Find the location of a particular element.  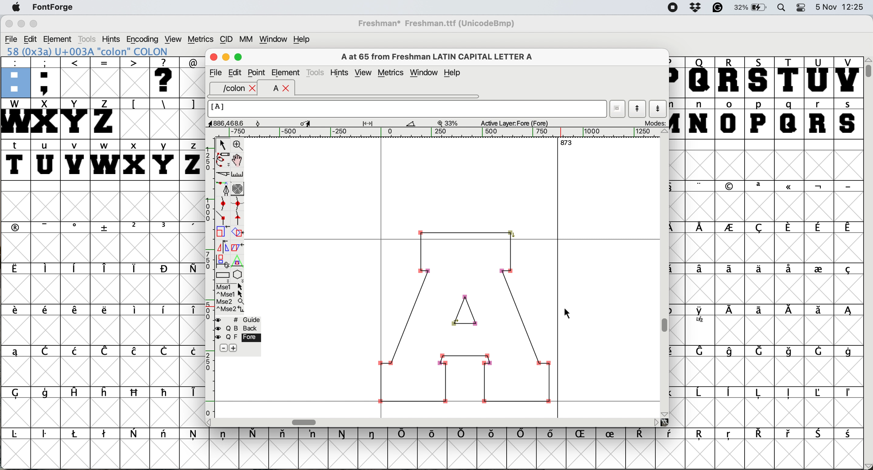

symbol is located at coordinates (848, 434).